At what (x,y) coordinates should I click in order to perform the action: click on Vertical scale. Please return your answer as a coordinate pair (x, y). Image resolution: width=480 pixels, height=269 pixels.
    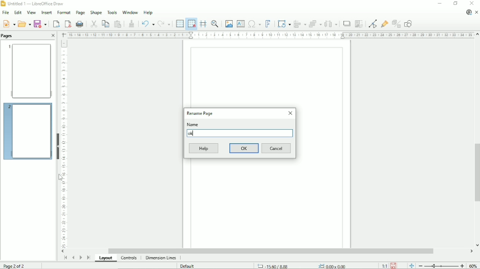
    Looking at the image, I should click on (64, 144).